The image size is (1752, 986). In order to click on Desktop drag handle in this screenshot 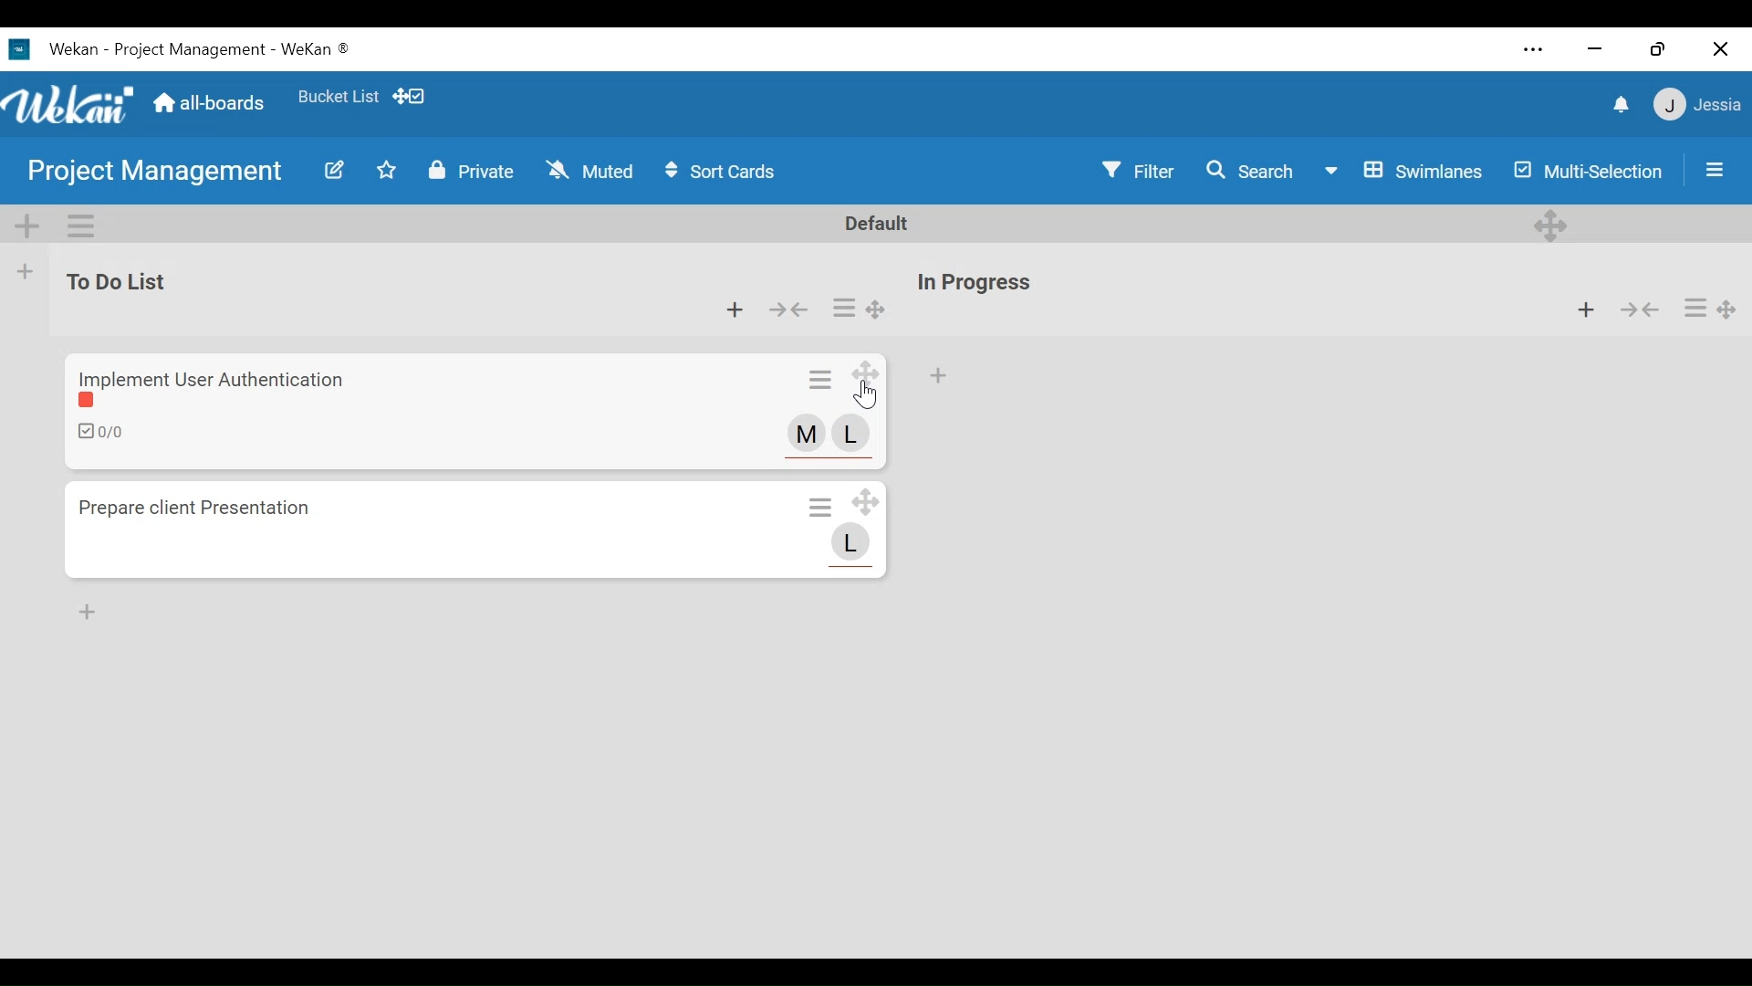, I will do `click(875, 310)`.